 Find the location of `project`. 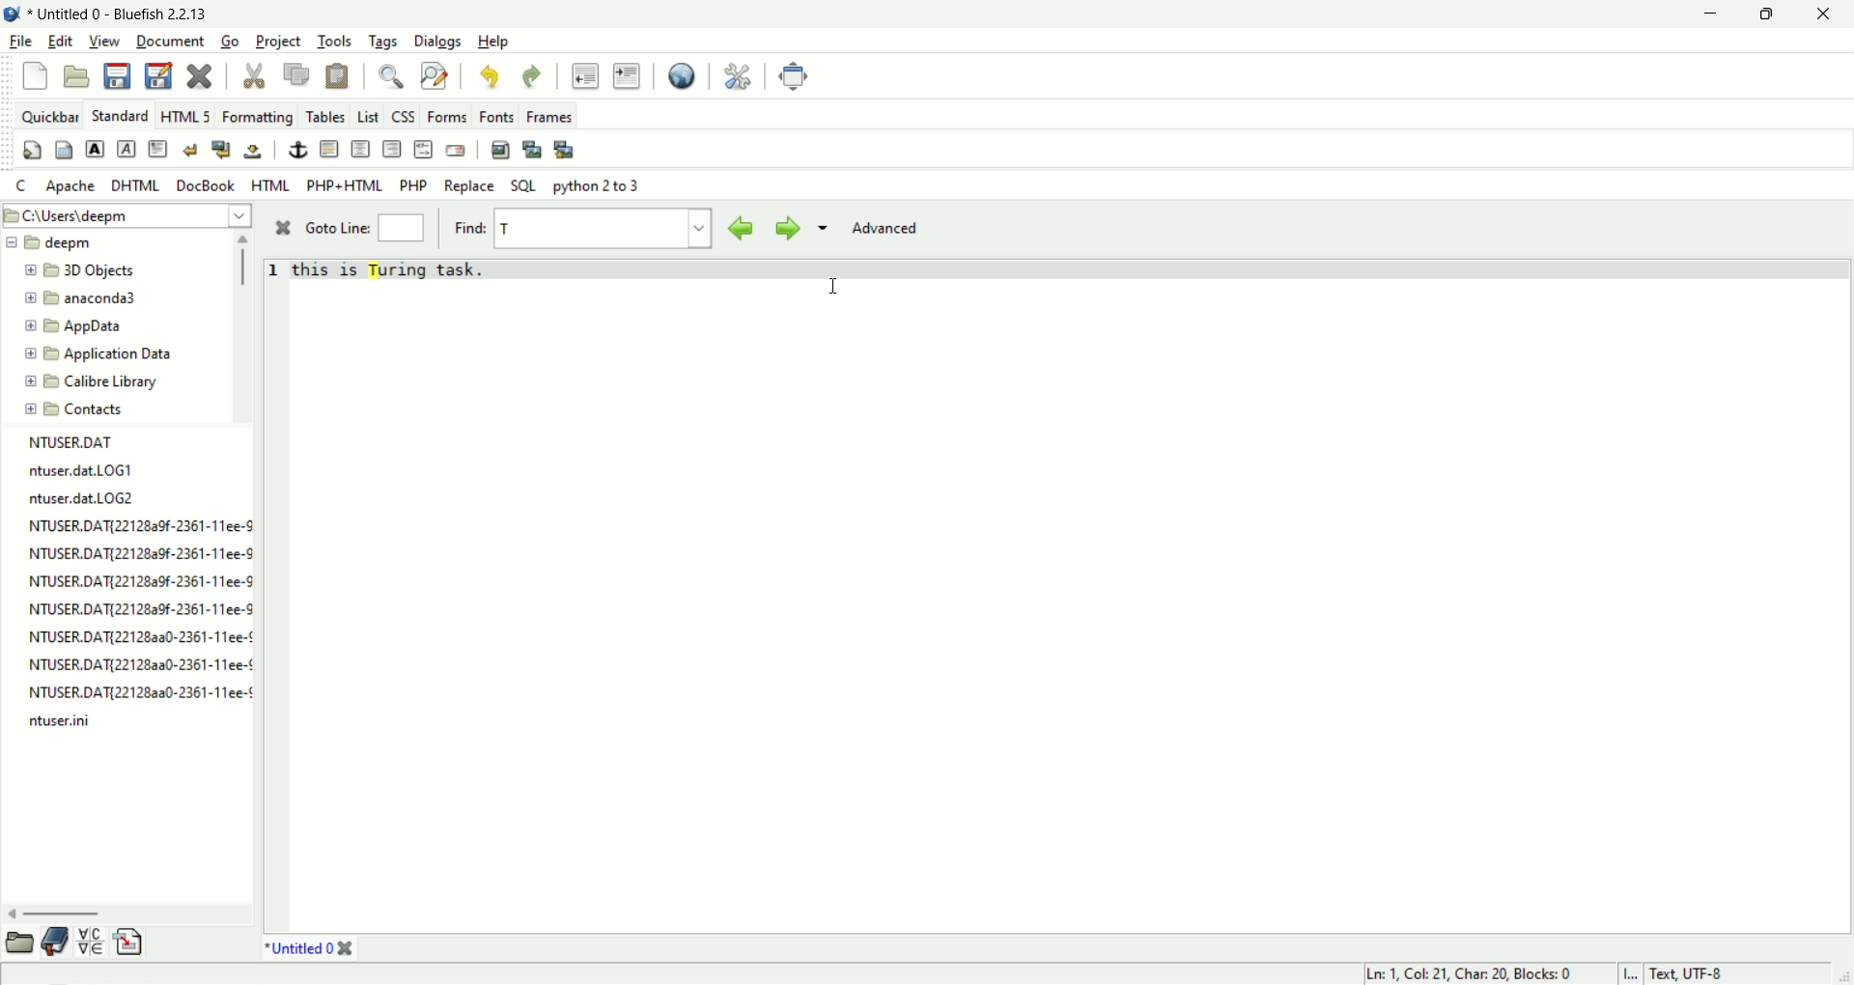

project is located at coordinates (279, 42).